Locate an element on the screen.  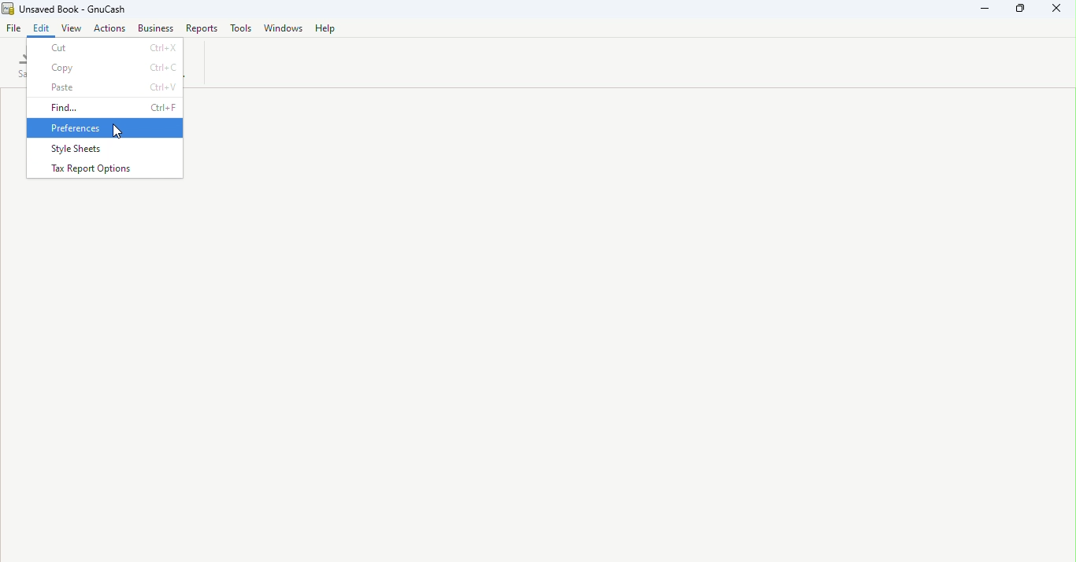
Maximize is located at coordinates (1022, 11).